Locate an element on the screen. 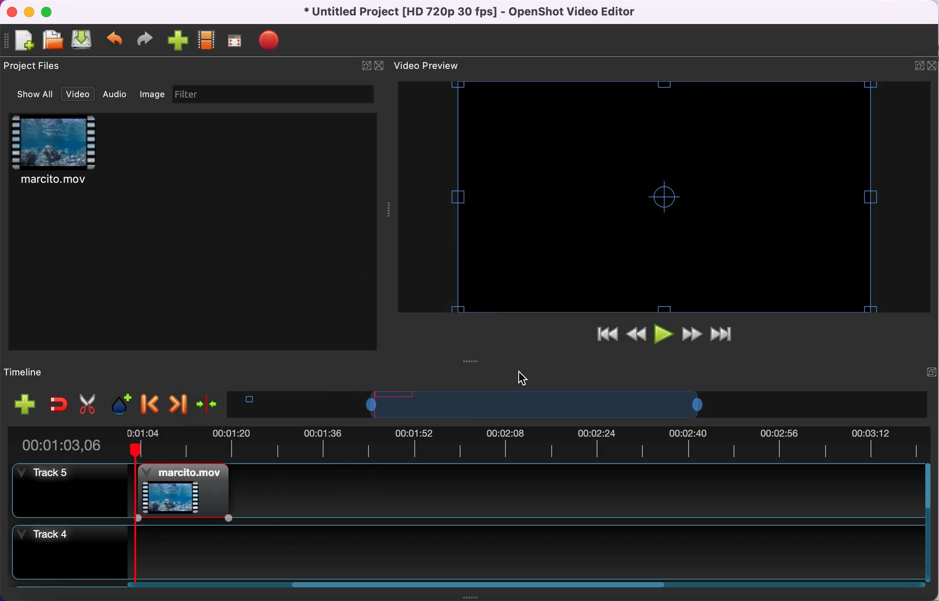  expand/hide is located at coordinates (904, 65).